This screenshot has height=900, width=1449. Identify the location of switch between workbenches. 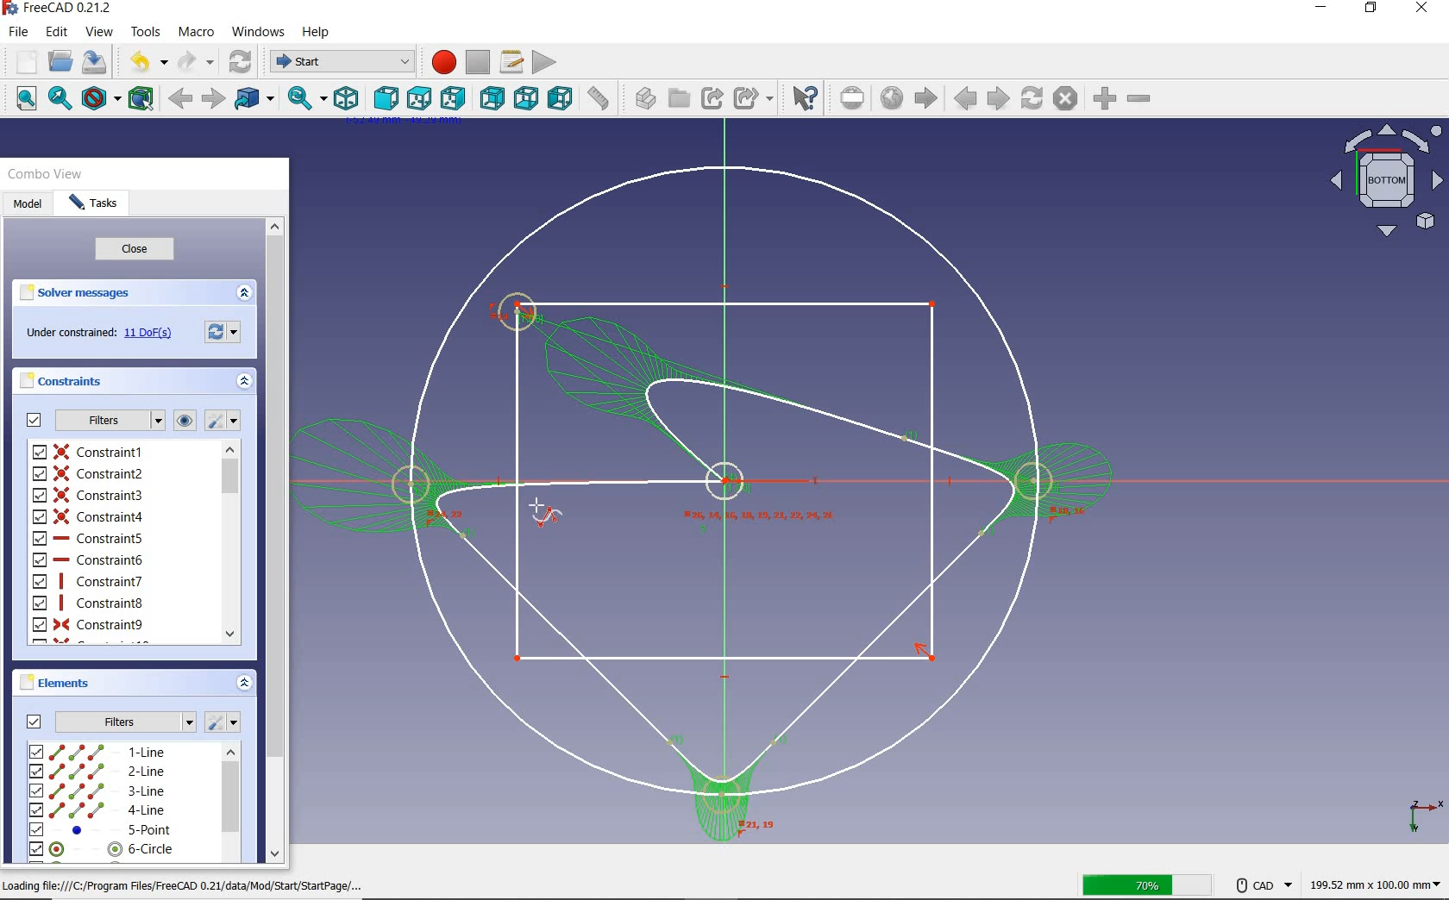
(337, 60).